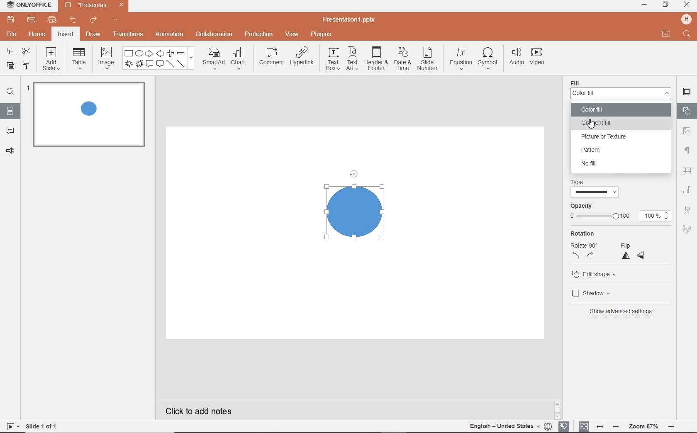 The image size is (697, 433). I want to click on table settings, so click(688, 170).